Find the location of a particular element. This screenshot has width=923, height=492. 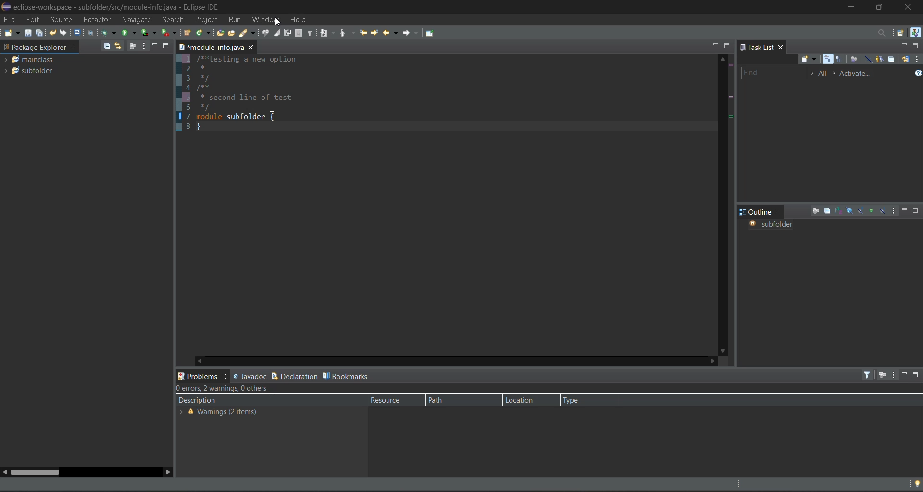

outline is located at coordinates (756, 212).